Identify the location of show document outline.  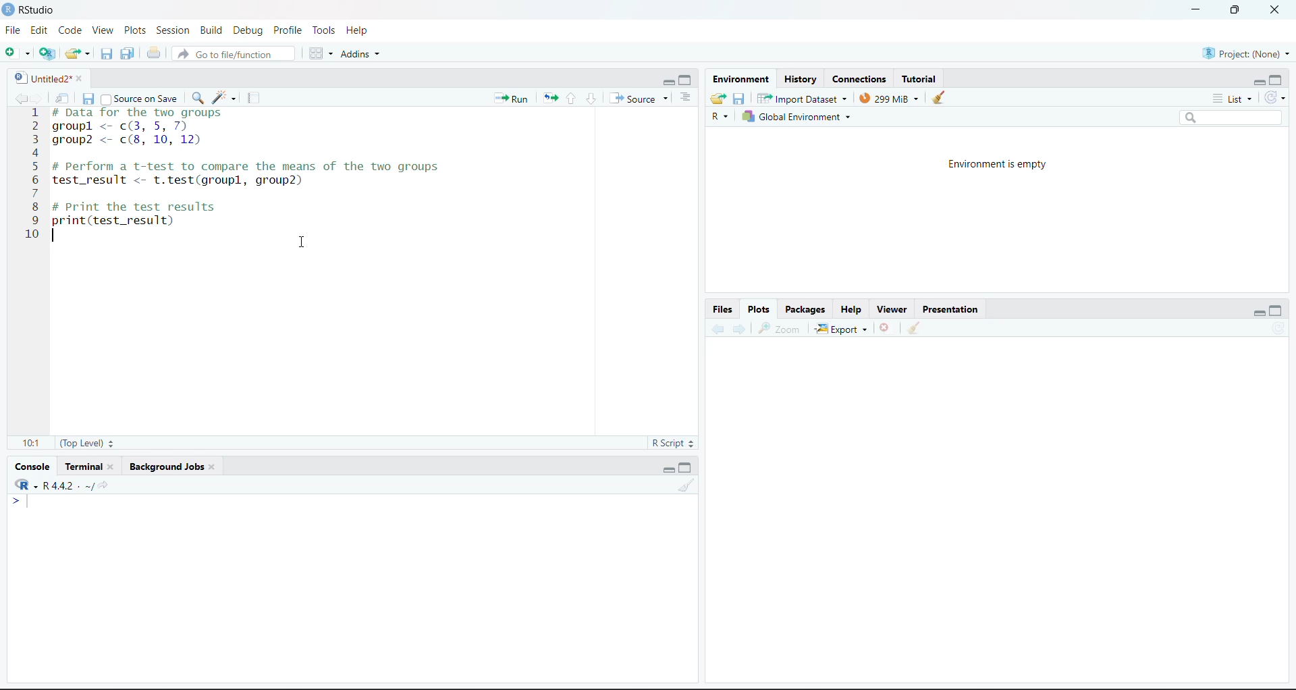
(687, 97).